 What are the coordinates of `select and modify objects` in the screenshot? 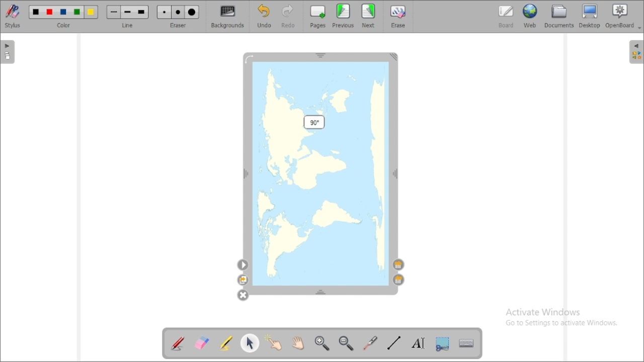 It's located at (250, 343).